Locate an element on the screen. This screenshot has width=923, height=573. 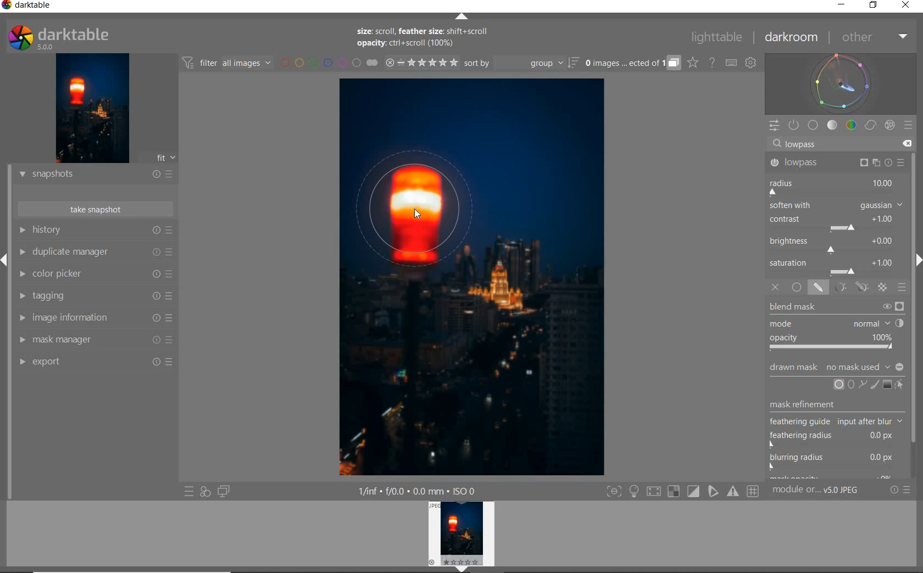
SHOW ONLY ACTIVE MODULES is located at coordinates (794, 125).